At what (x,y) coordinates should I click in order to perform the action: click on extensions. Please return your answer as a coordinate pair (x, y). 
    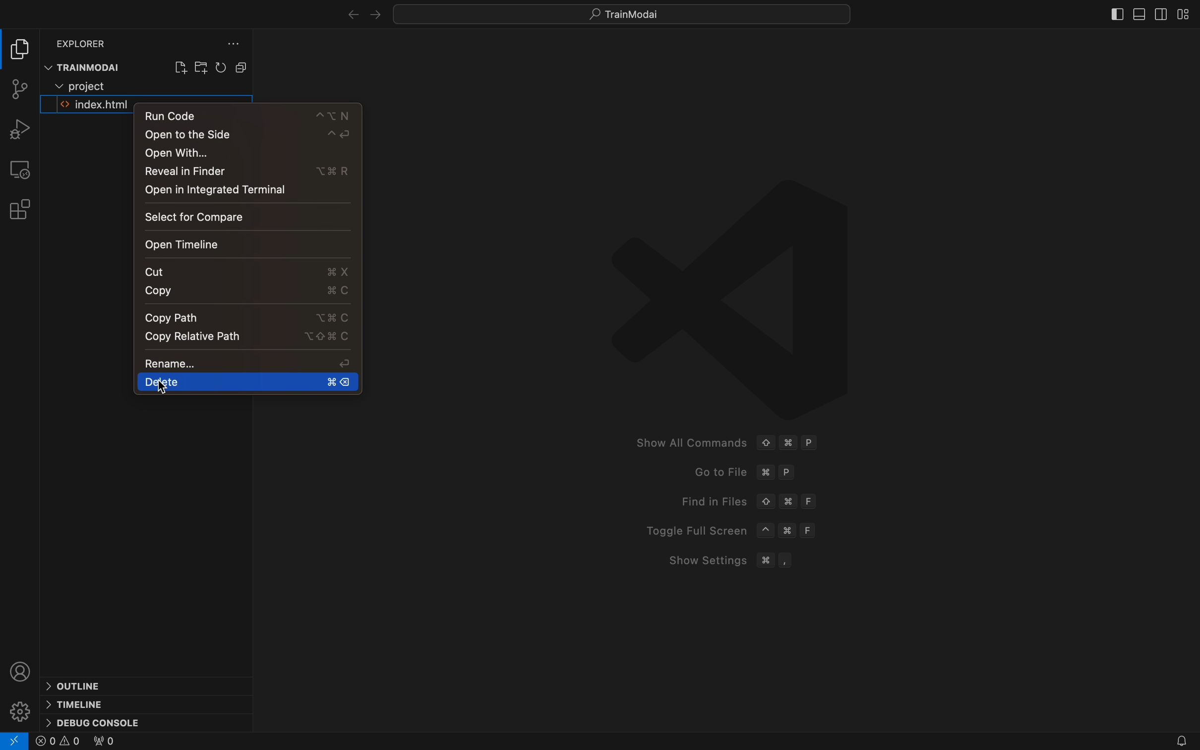
    Looking at the image, I should click on (22, 208).